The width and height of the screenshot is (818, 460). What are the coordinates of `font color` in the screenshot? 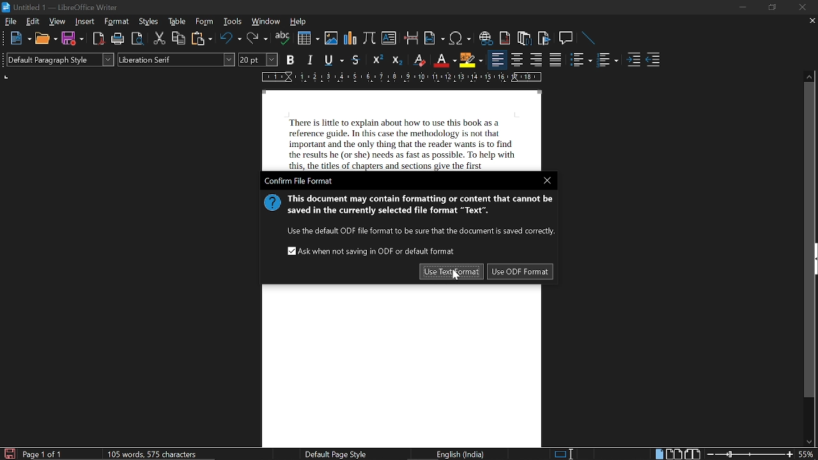 It's located at (444, 61).